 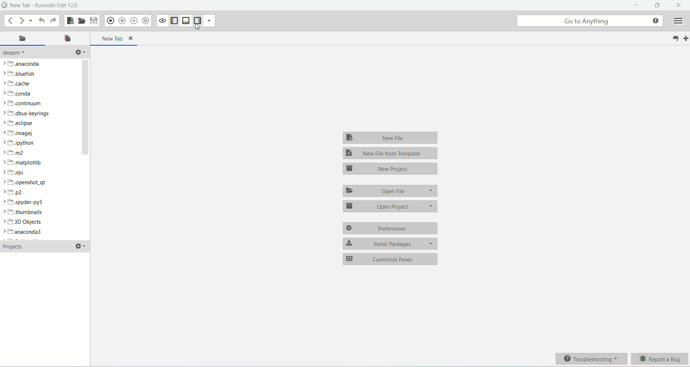 What do you see at coordinates (93, 19) in the screenshot?
I see `save file` at bounding box center [93, 19].